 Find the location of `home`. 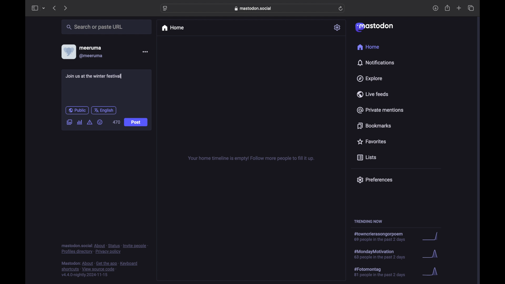

home is located at coordinates (173, 28).